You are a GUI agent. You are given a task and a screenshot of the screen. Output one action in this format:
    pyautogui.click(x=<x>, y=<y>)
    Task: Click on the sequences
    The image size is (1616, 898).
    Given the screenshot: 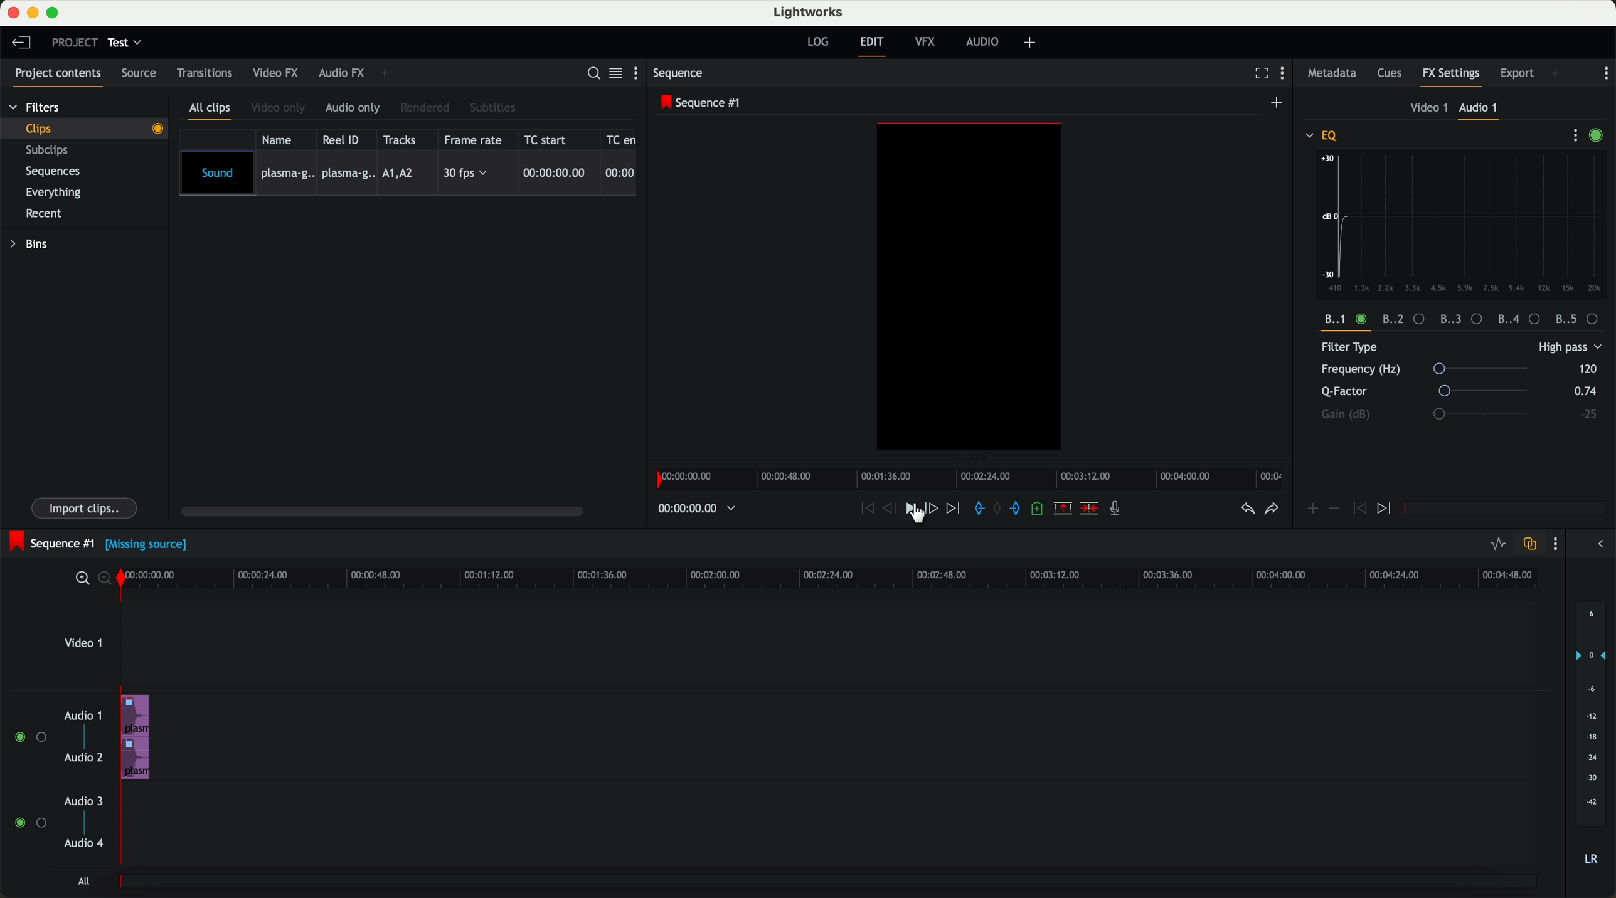 What is the action you would take?
    pyautogui.click(x=58, y=174)
    